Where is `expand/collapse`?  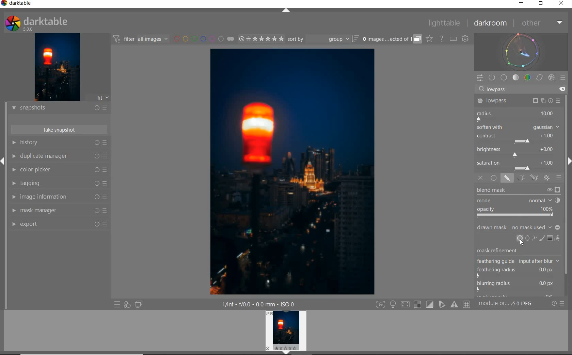 expand/collapse is located at coordinates (568, 163).